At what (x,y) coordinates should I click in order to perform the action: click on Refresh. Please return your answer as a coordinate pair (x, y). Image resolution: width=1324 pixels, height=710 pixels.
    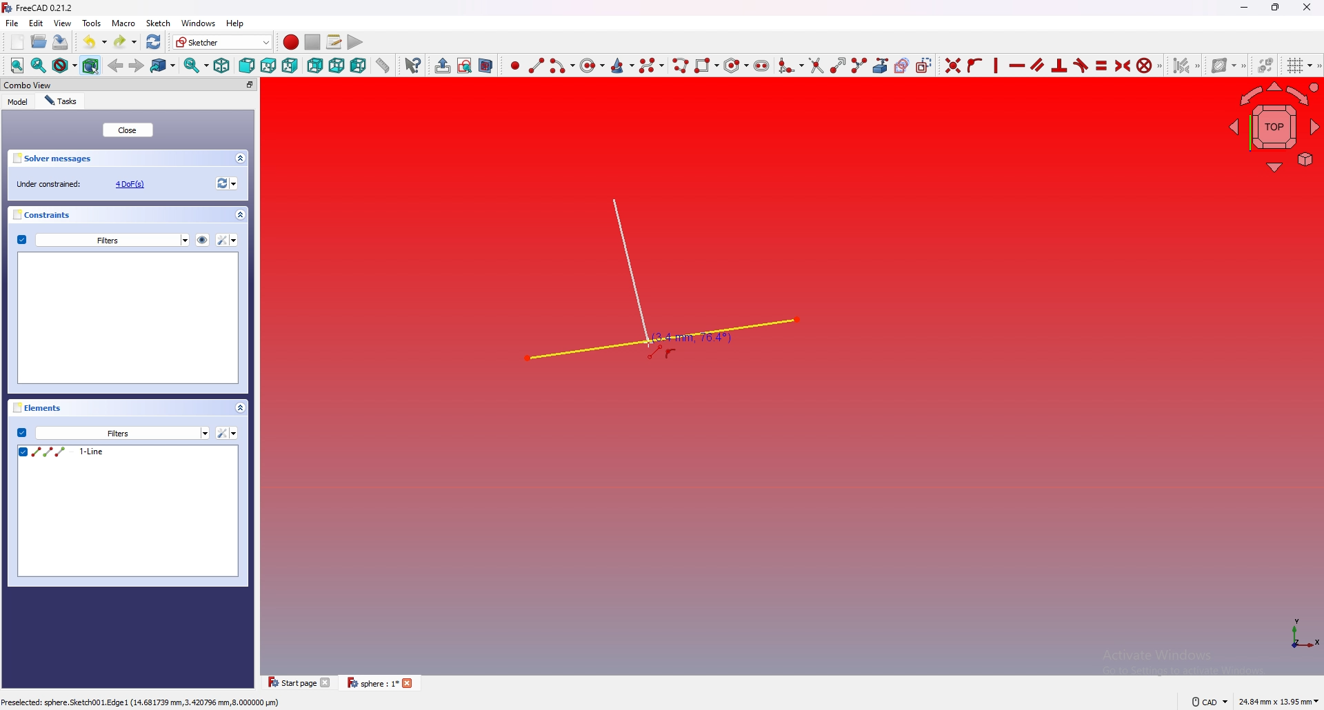
    Looking at the image, I should click on (154, 41).